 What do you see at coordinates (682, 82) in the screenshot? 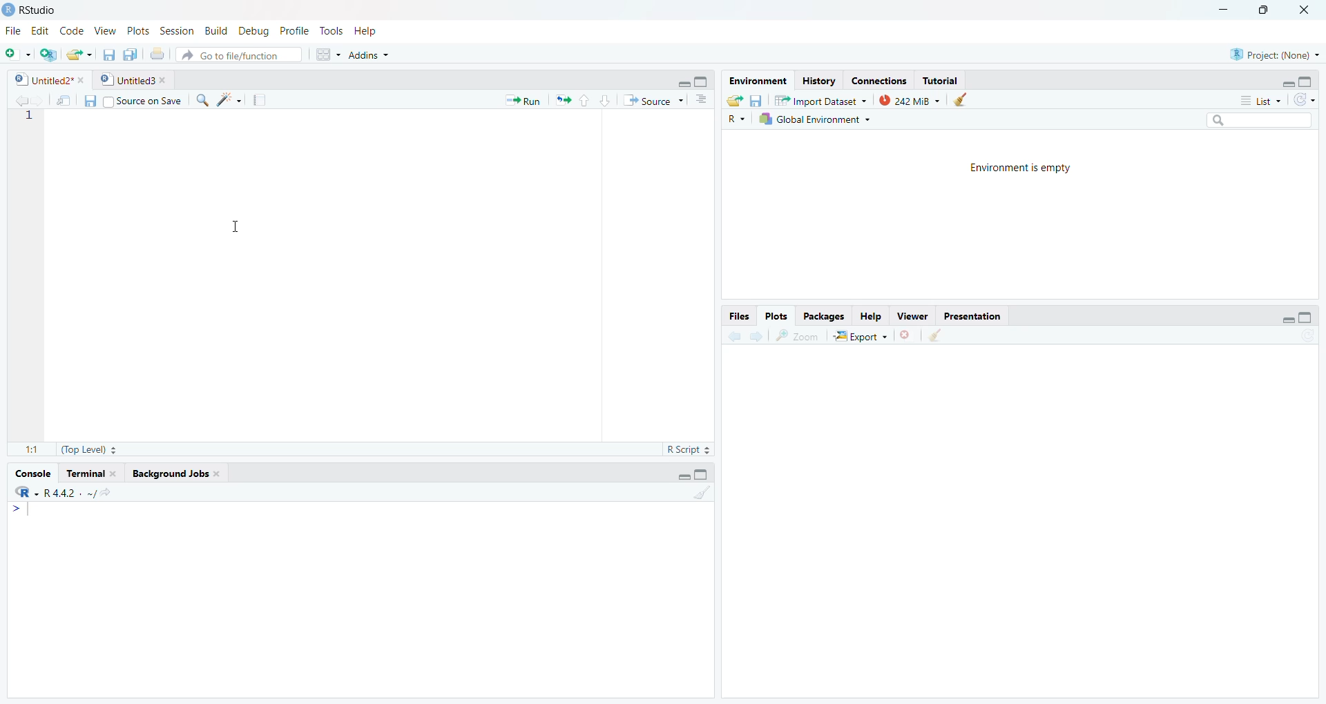
I see `minimize` at bounding box center [682, 82].